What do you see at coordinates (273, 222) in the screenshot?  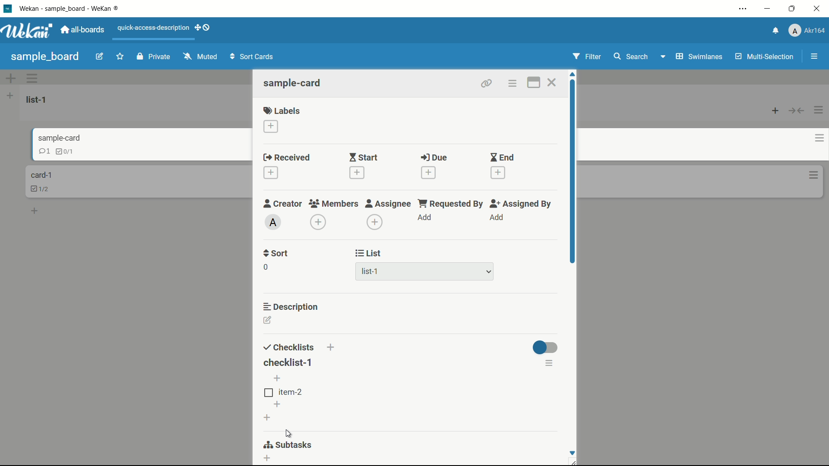 I see `admin` at bounding box center [273, 222].